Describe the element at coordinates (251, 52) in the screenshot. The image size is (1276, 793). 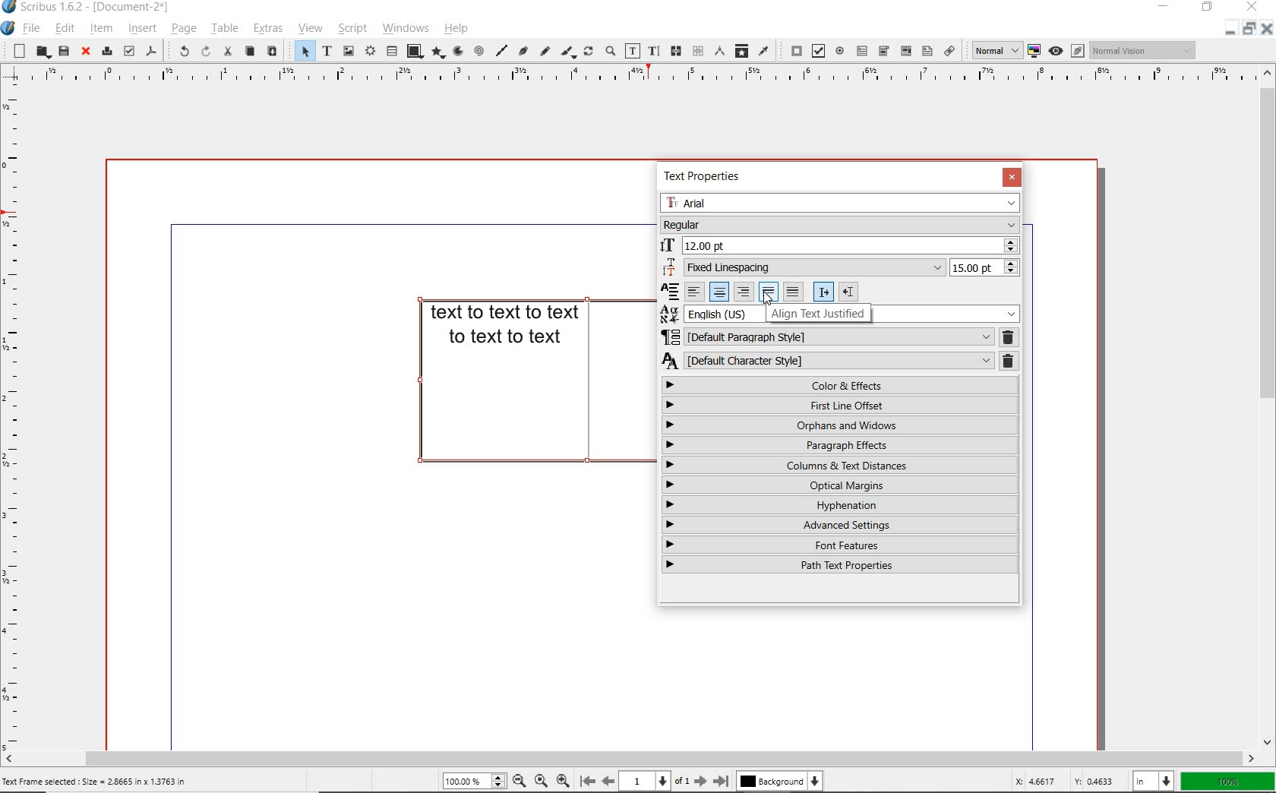
I see `copy` at that location.